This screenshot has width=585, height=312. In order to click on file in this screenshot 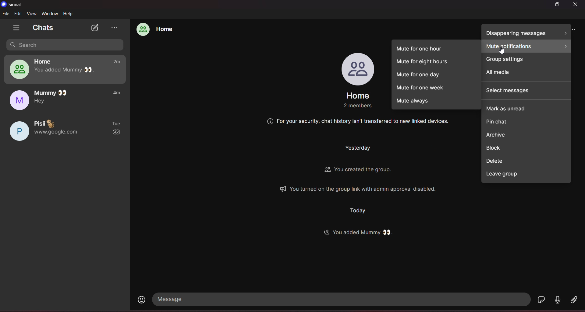, I will do `click(6, 14)`.